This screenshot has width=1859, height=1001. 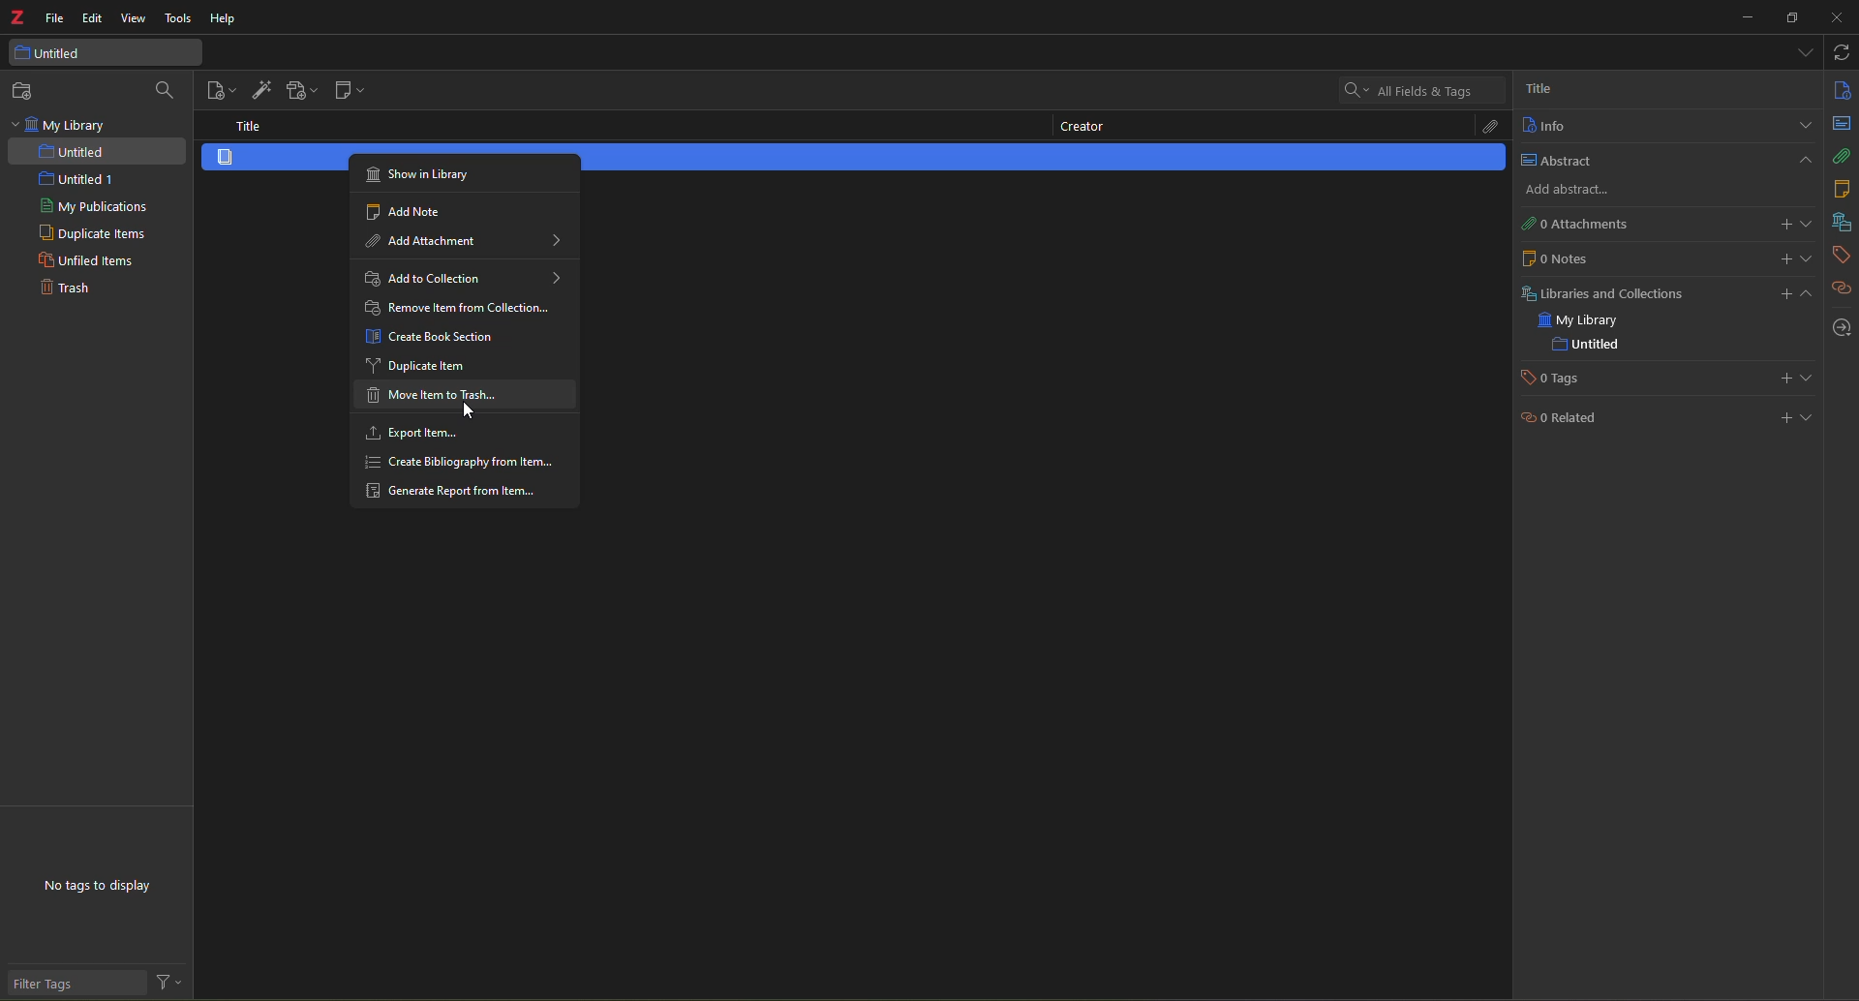 I want to click on create bibliography, so click(x=463, y=463).